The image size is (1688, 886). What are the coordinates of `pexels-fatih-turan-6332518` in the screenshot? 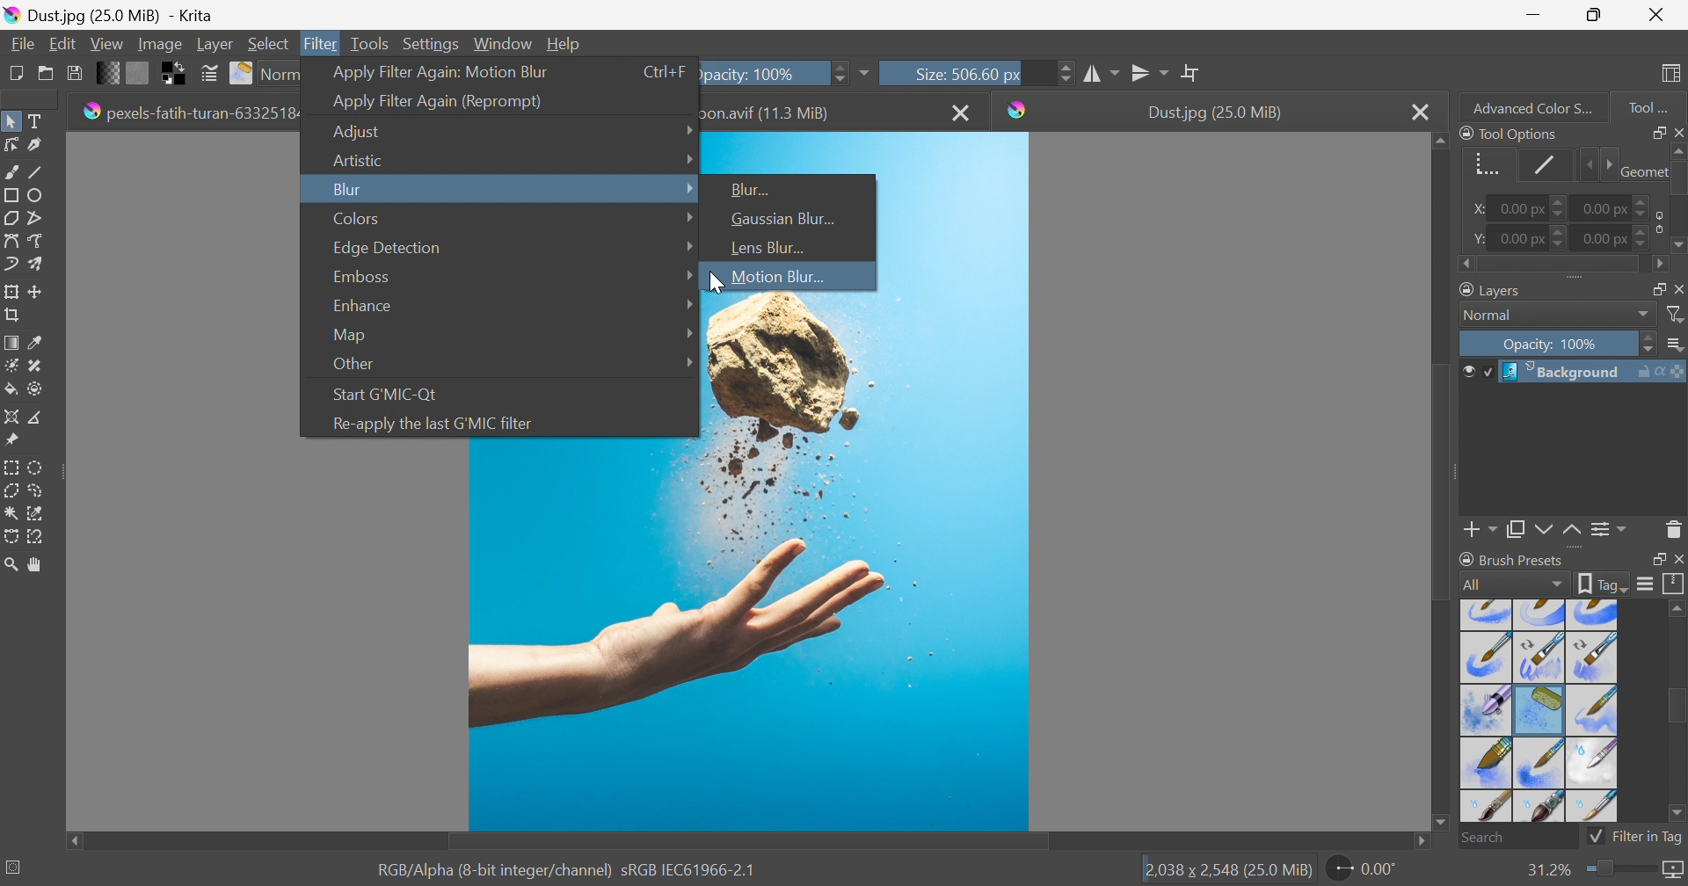 It's located at (188, 111).